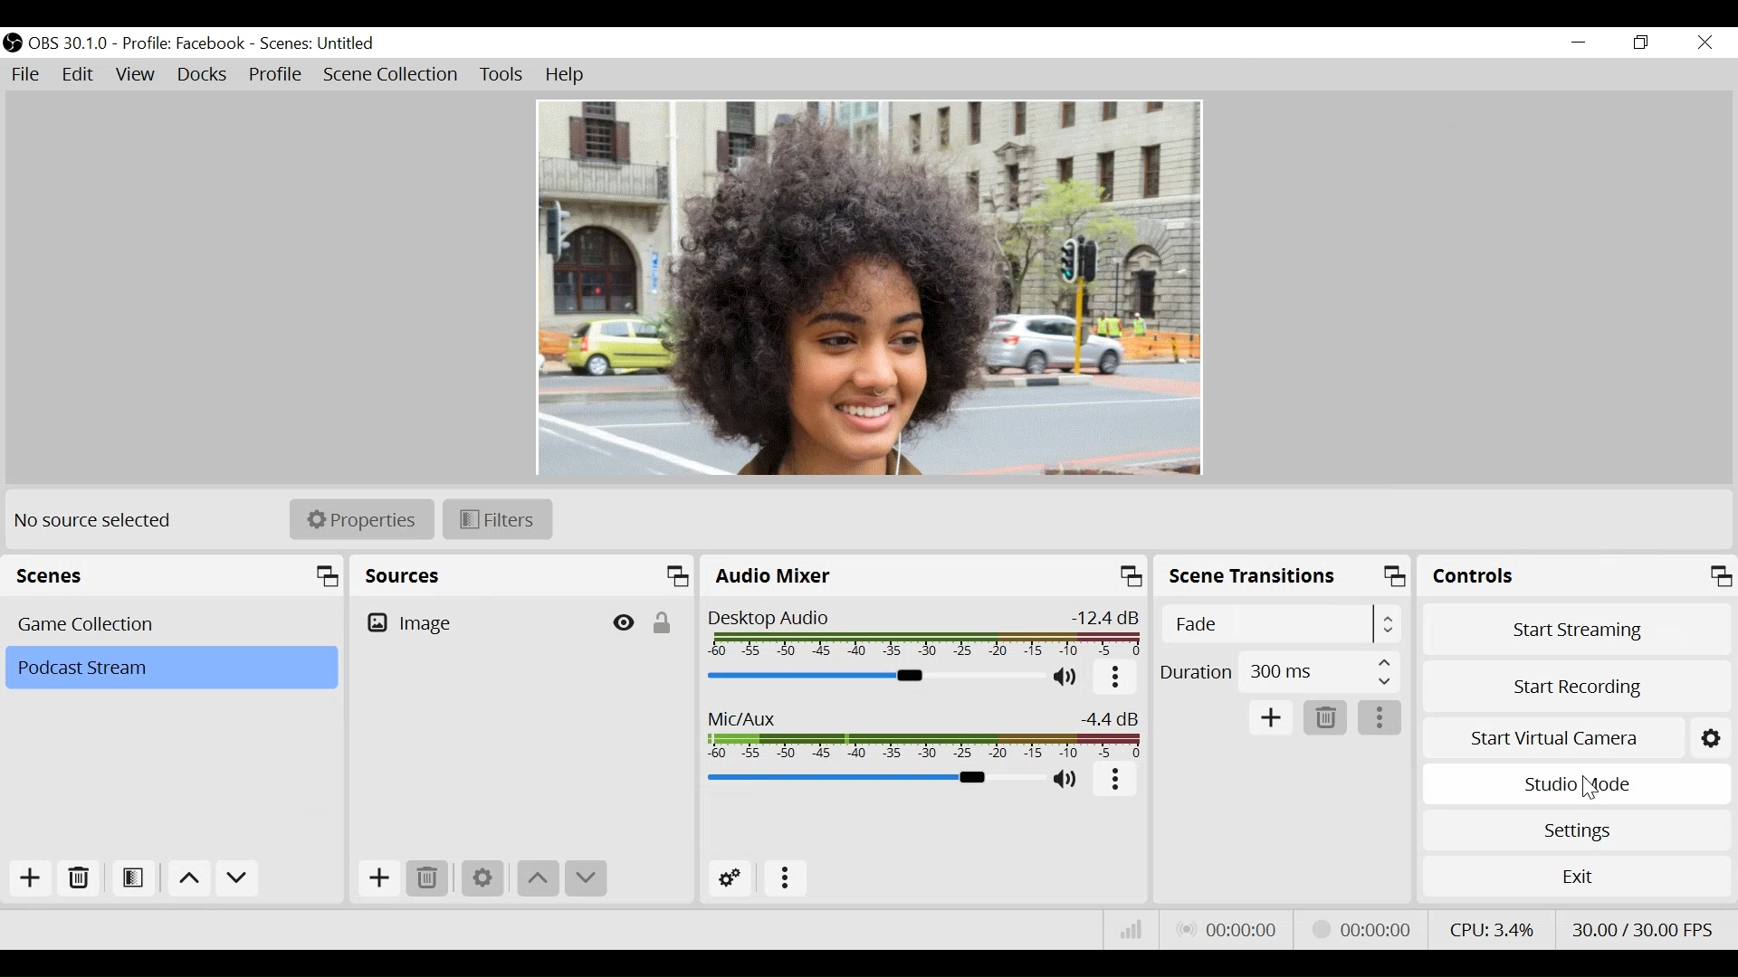 The width and height of the screenshot is (1738, 977). What do you see at coordinates (1577, 875) in the screenshot?
I see `Exit` at bounding box center [1577, 875].